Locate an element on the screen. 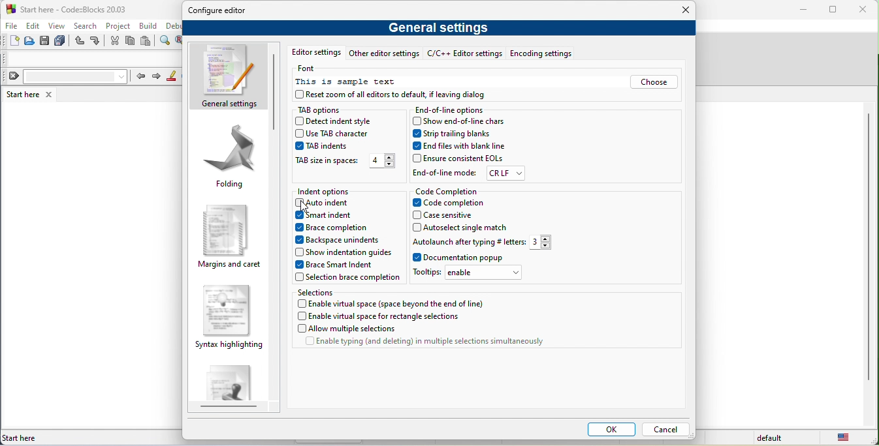 Image resolution: width=879 pixels, height=446 pixels. debug is located at coordinates (173, 27).